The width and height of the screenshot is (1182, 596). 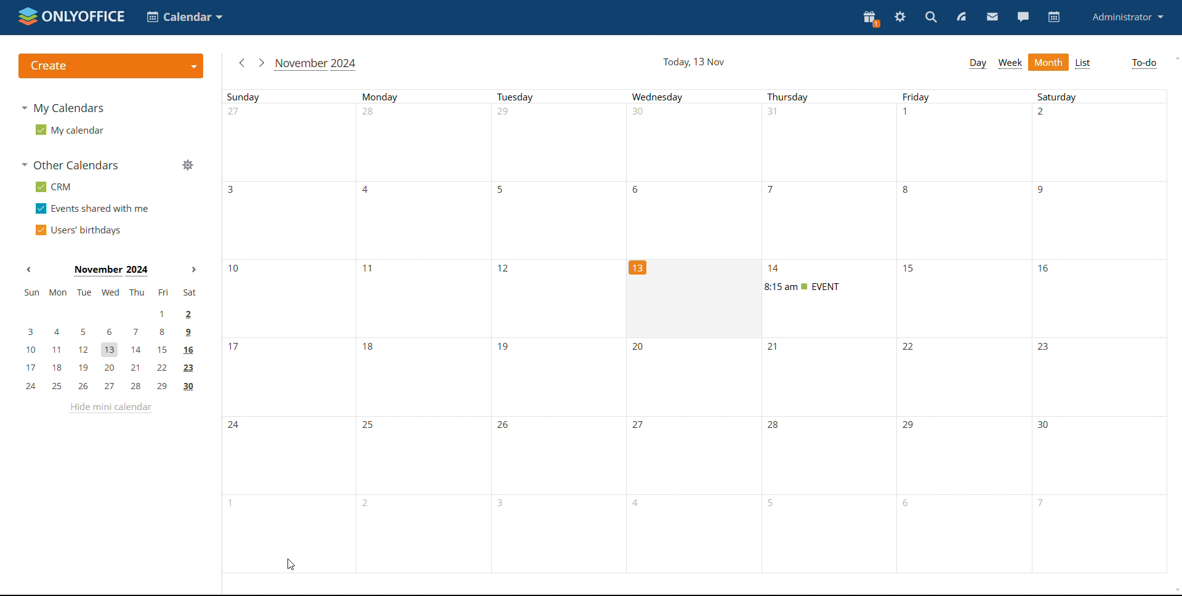 What do you see at coordinates (1129, 17) in the screenshot?
I see `administrator` at bounding box center [1129, 17].